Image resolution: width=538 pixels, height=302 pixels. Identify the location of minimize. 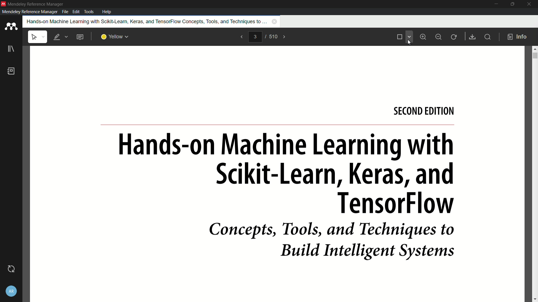
(495, 4).